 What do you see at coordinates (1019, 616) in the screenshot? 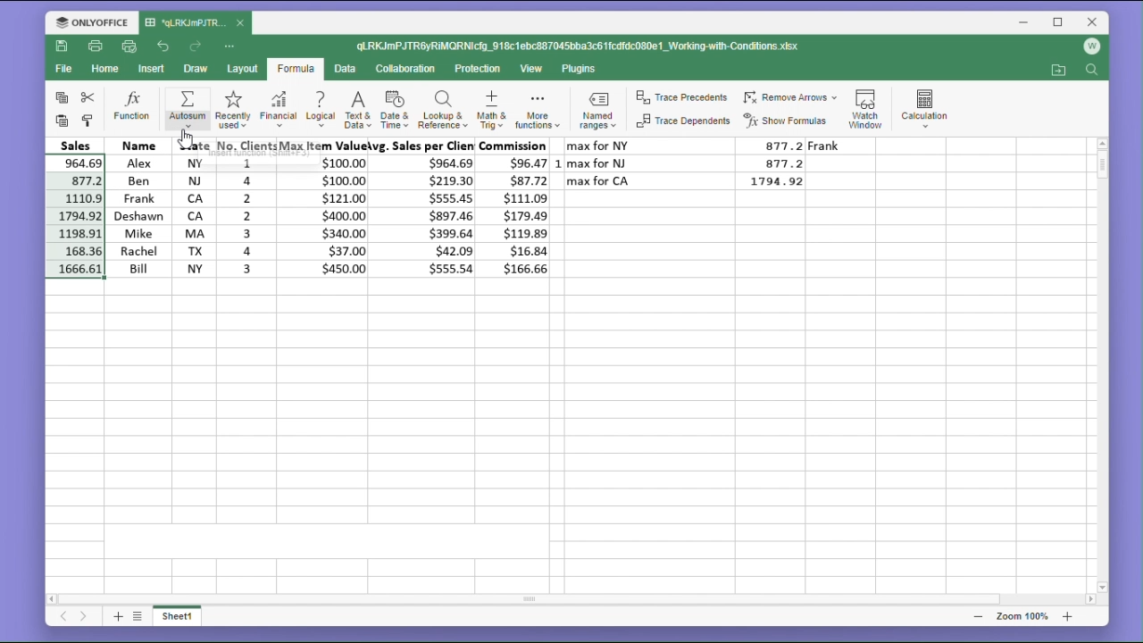
I see `zoom 100%` at bounding box center [1019, 616].